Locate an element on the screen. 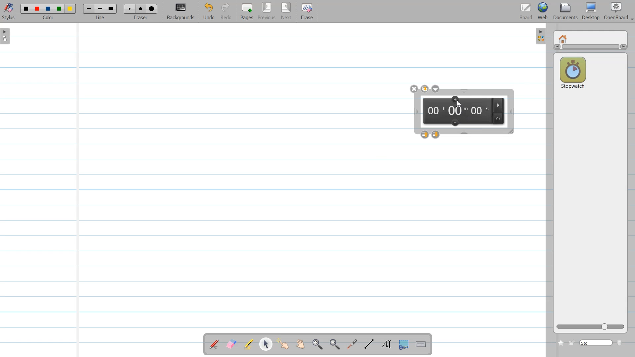 This screenshot has height=357, width=635. Interact with Item is located at coordinates (284, 344).